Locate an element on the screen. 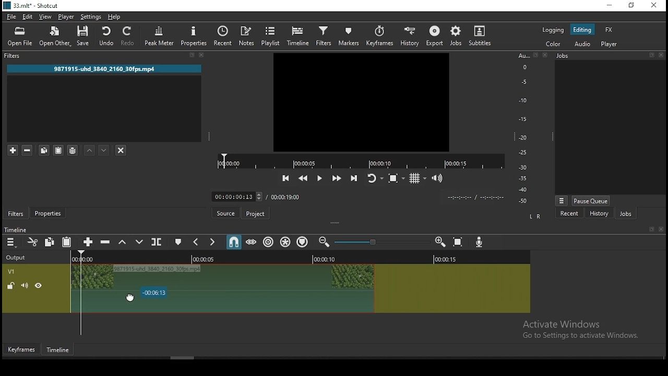 This screenshot has height=376, width=668. play quickly forward is located at coordinates (338, 177).